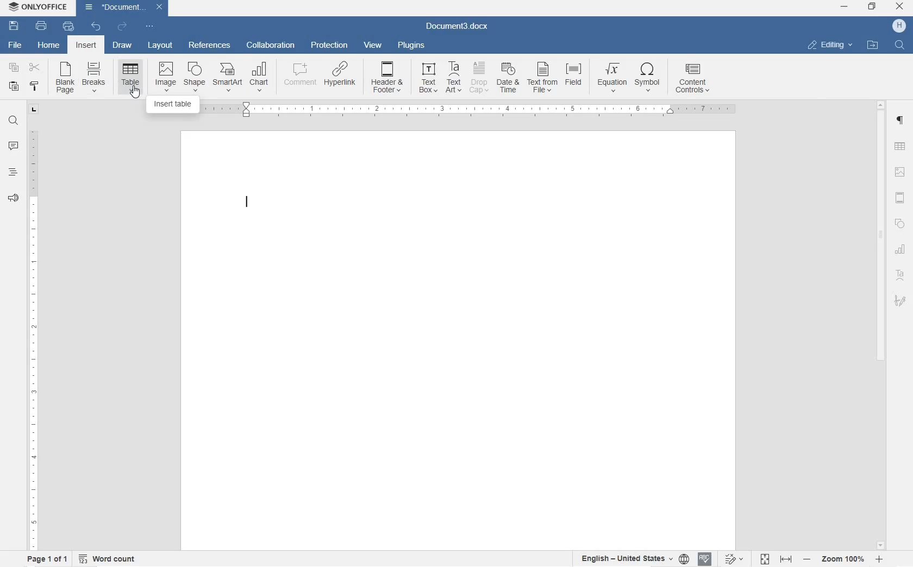 Image resolution: width=913 pixels, height=567 pixels. I want to click on COPY STYLE, so click(35, 87).